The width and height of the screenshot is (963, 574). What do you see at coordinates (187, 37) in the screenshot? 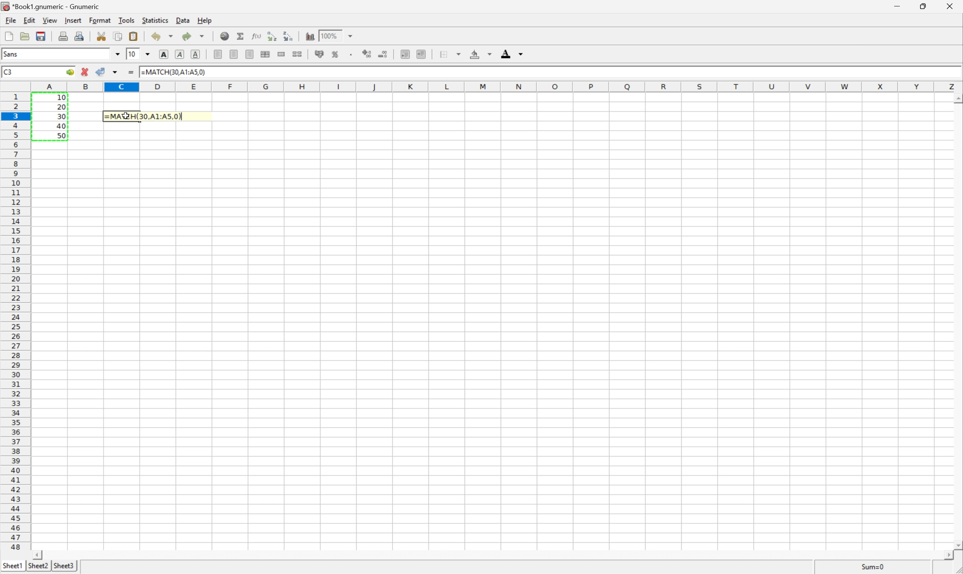
I see `redo` at bounding box center [187, 37].